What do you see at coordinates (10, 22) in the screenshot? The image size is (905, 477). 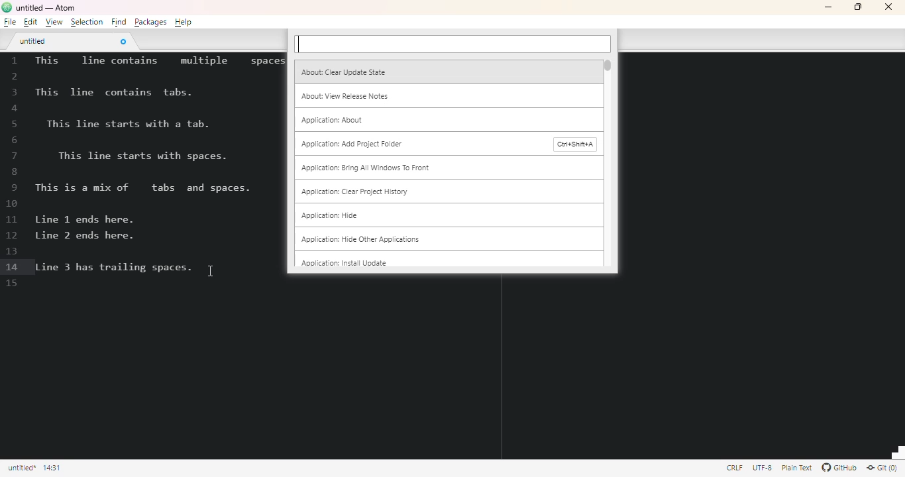 I see `file` at bounding box center [10, 22].